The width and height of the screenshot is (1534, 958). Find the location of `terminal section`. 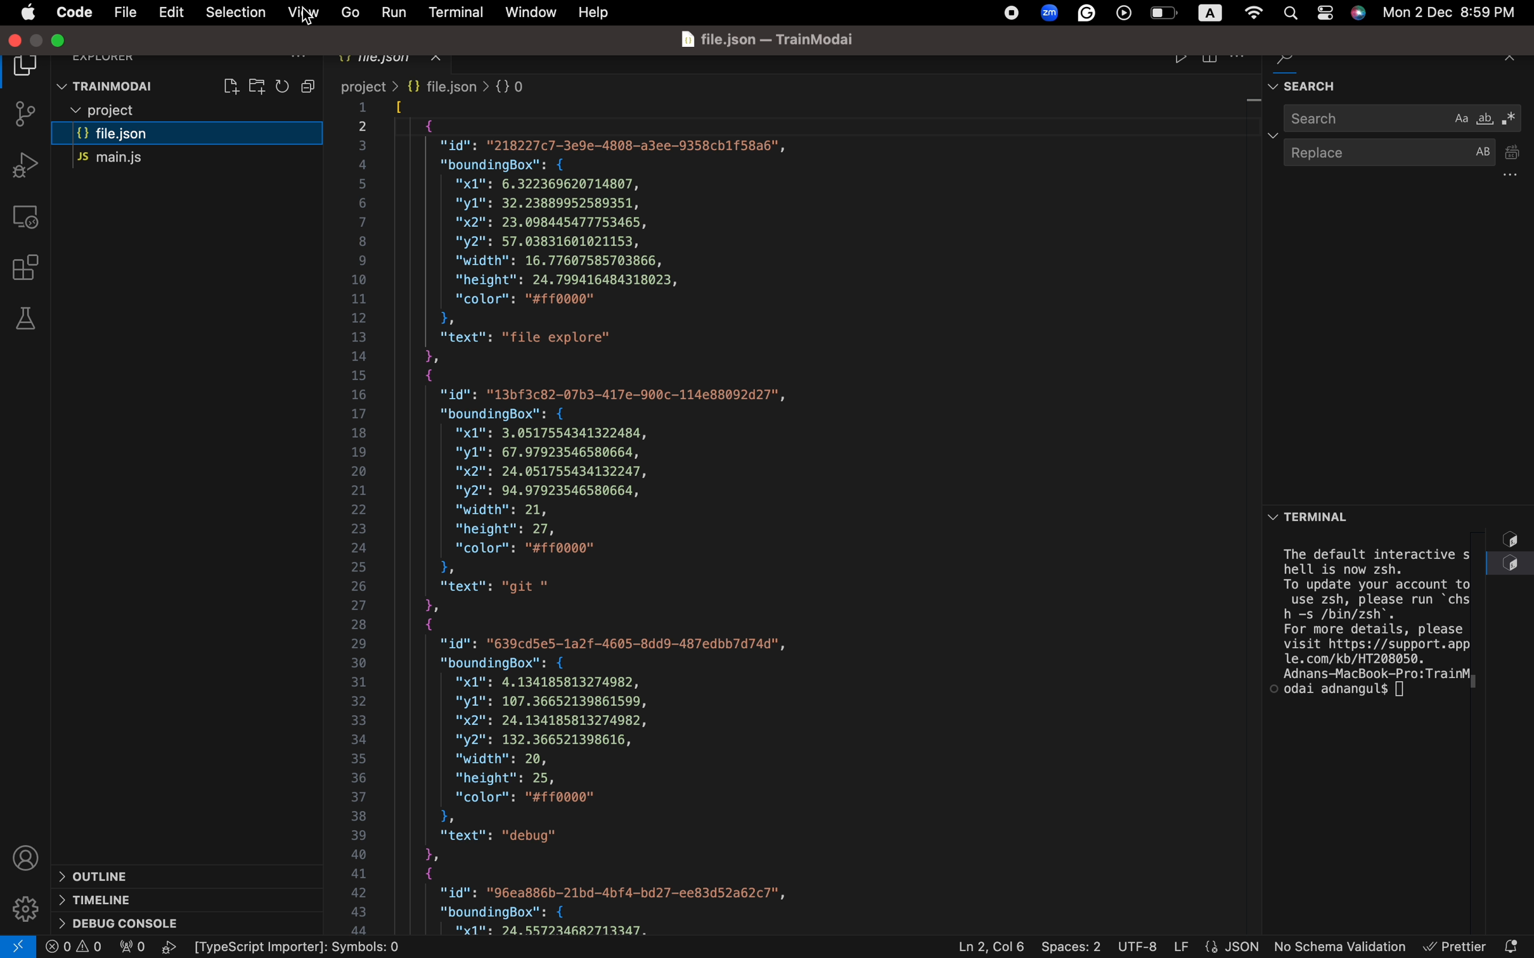

terminal section is located at coordinates (1401, 729).